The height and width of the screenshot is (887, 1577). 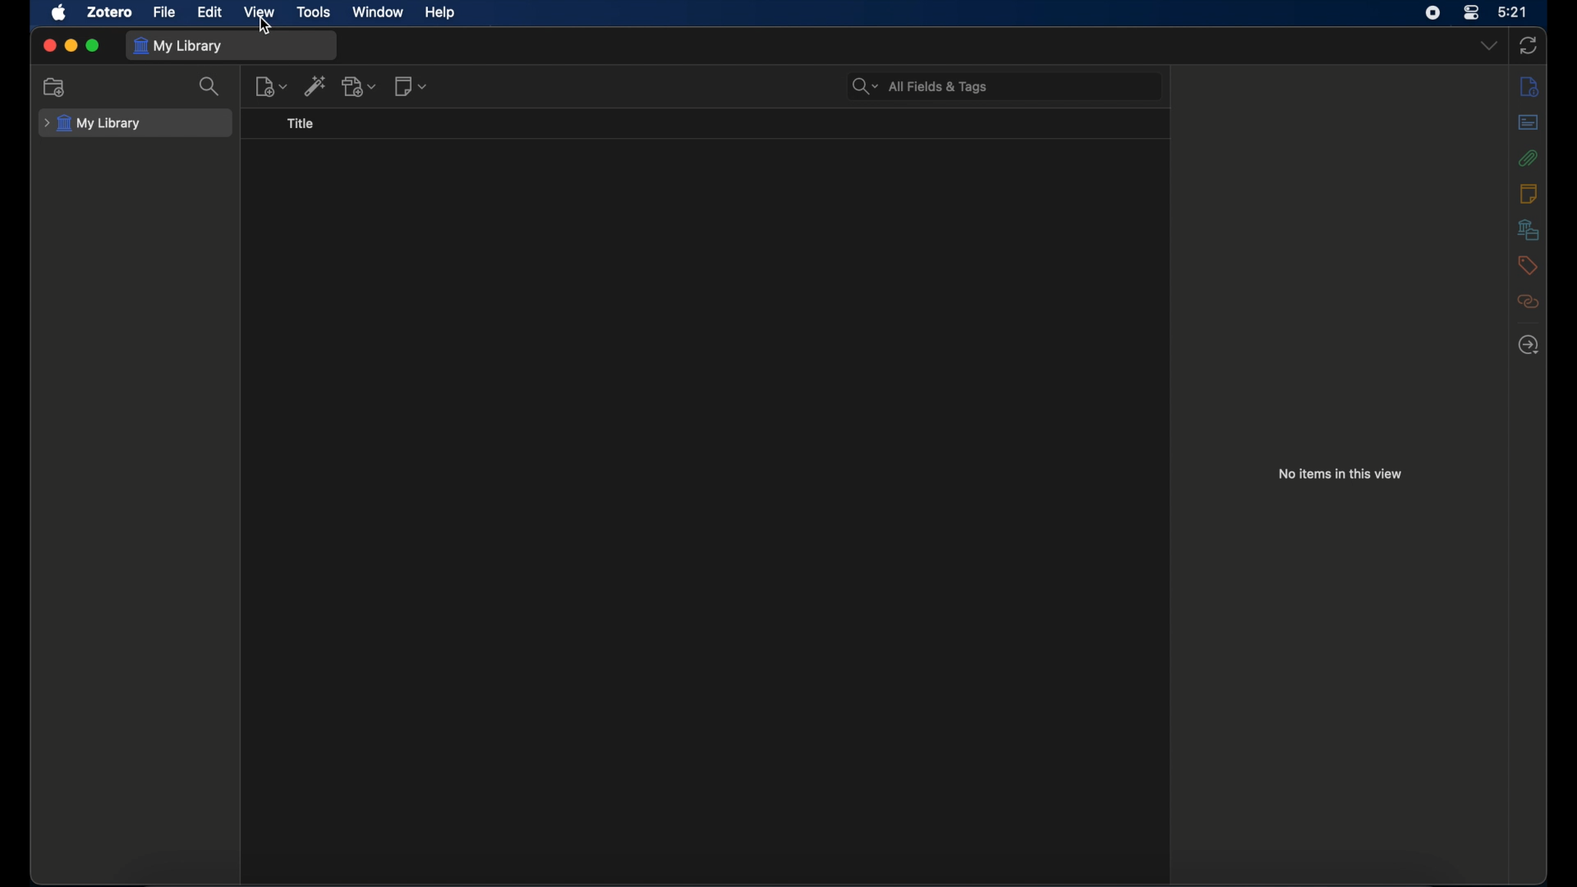 I want to click on view, so click(x=258, y=11).